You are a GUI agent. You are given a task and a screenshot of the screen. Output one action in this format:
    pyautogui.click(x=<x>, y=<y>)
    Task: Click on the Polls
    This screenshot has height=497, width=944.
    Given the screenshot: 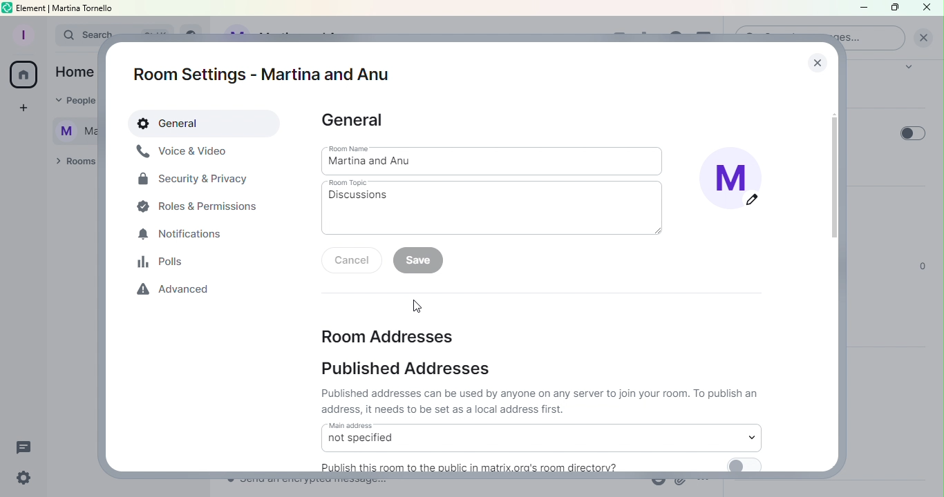 What is the action you would take?
    pyautogui.click(x=165, y=262)
    